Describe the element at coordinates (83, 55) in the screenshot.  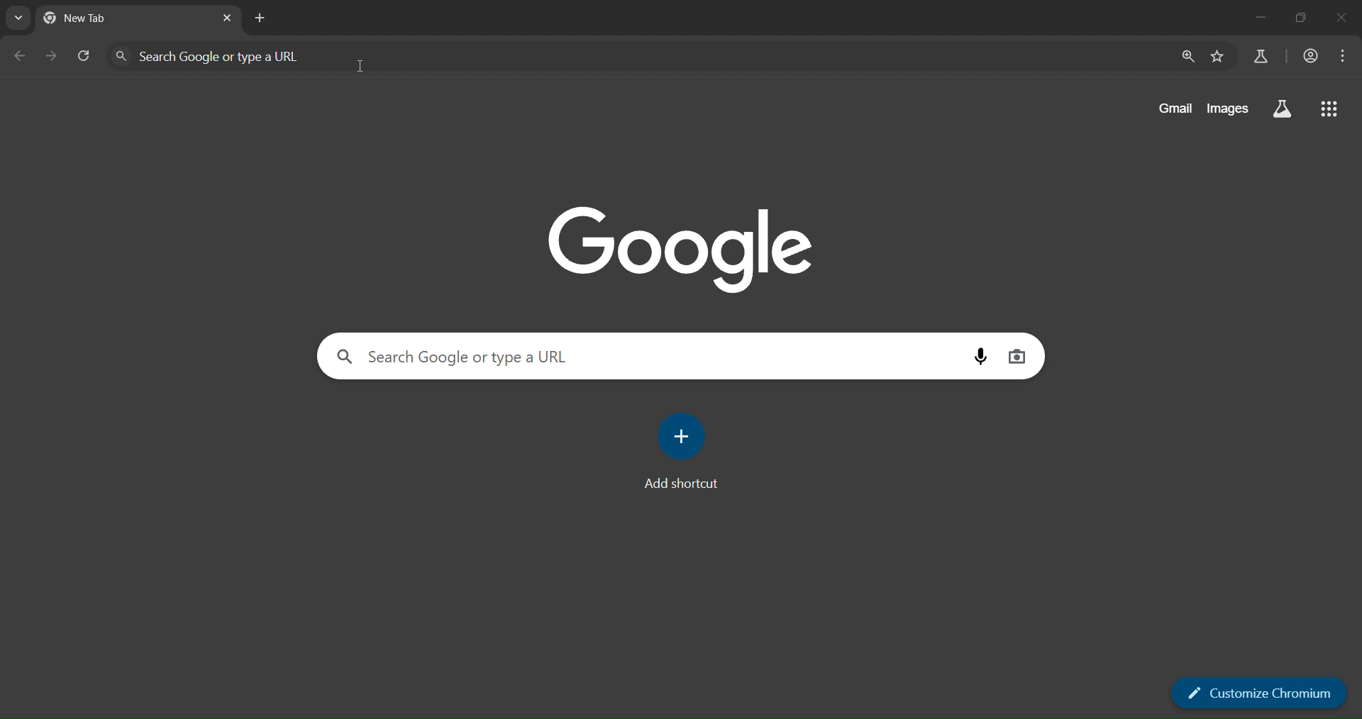
I see `reload page` at that location.